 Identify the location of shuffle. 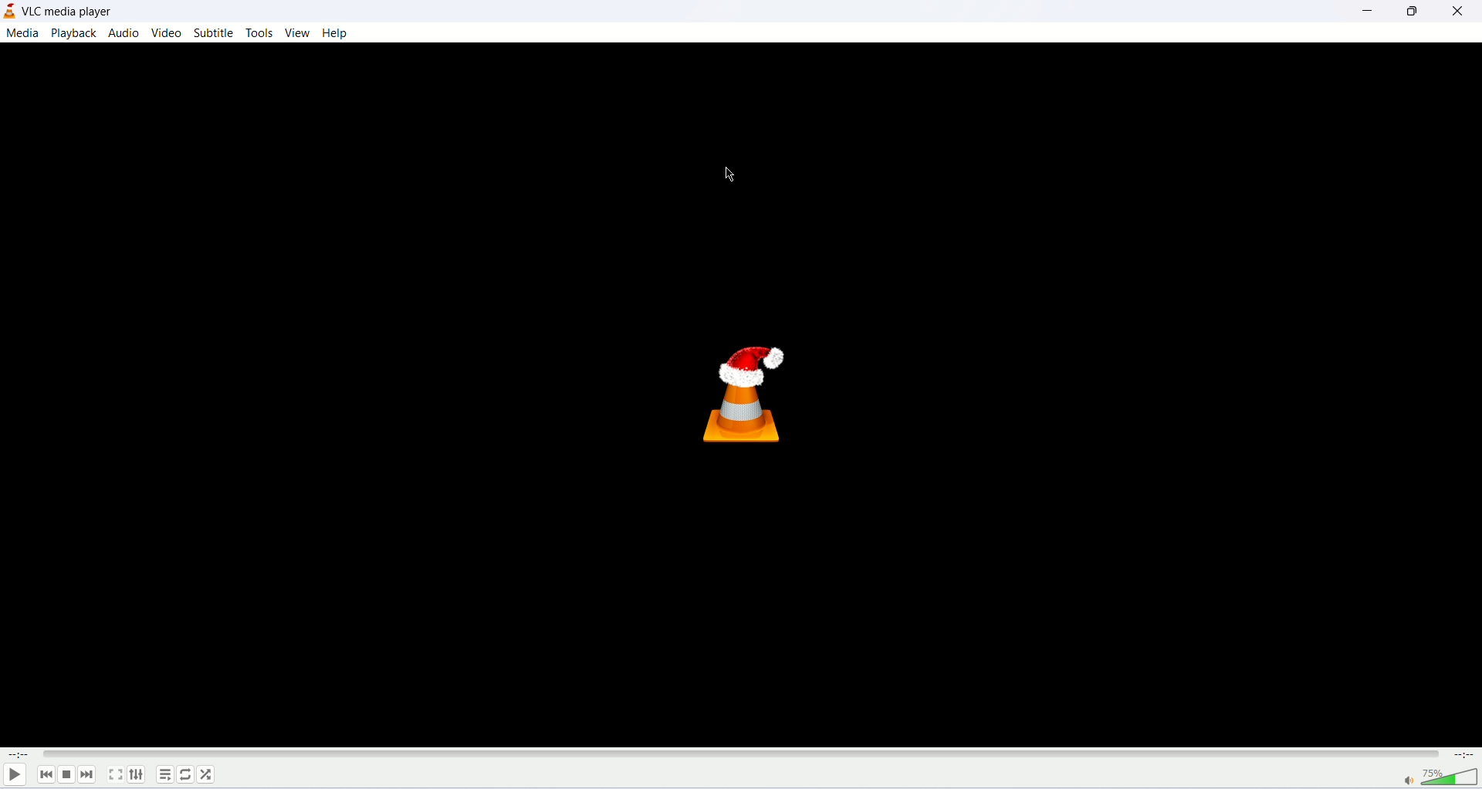
(206, 774).